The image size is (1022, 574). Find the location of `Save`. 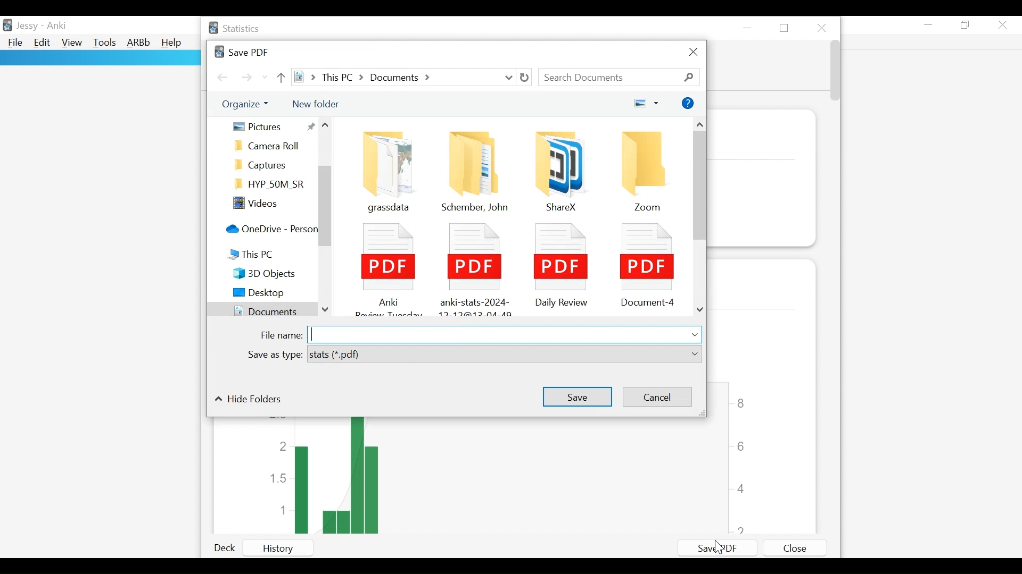

Save is located at coordinates (576, 395).